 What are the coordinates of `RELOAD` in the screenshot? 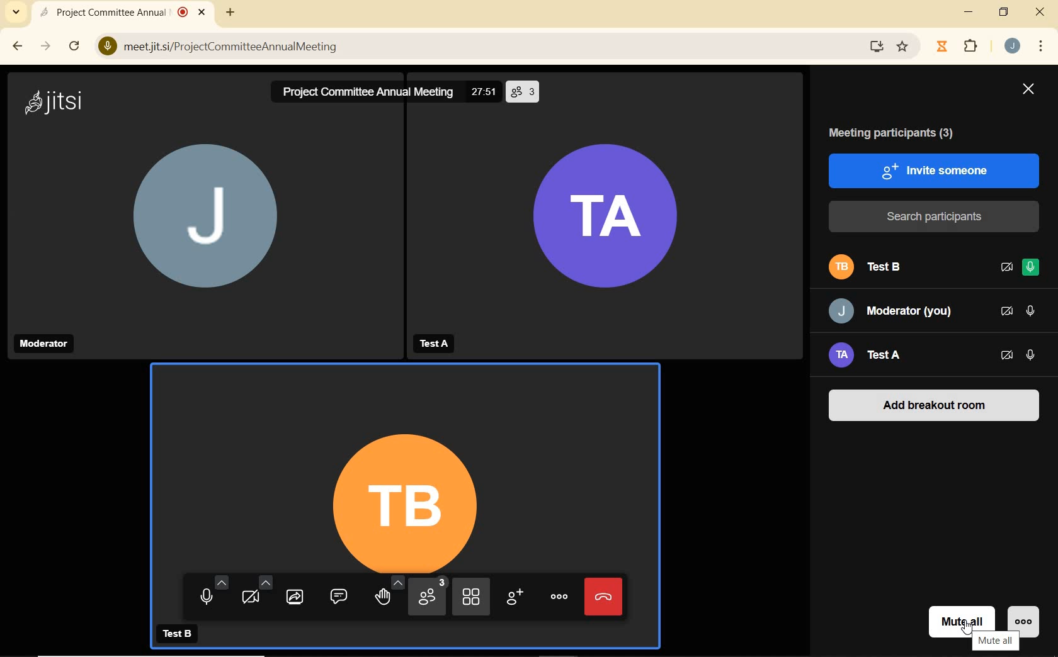 It's located at (74, 47).